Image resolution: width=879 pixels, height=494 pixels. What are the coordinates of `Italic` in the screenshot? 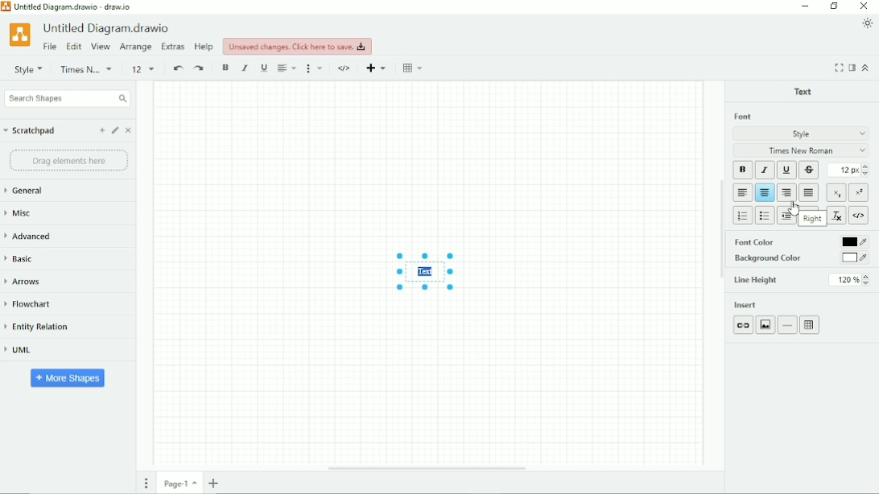 It's located at (765, 170).